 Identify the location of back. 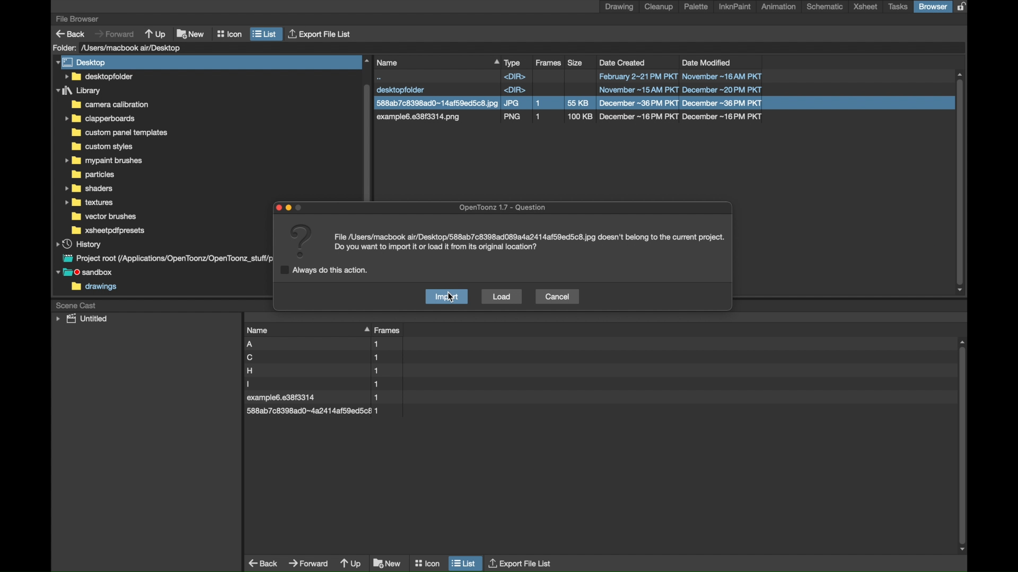
(71, 34).